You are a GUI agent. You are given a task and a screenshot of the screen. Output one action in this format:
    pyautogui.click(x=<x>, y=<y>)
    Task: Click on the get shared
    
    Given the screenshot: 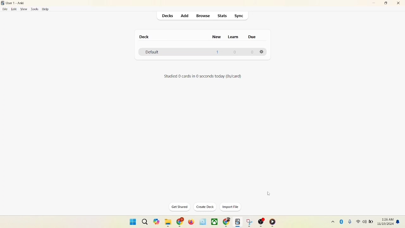 What is the action you would take?
    pyautogui.click(x=178, y=207)
    